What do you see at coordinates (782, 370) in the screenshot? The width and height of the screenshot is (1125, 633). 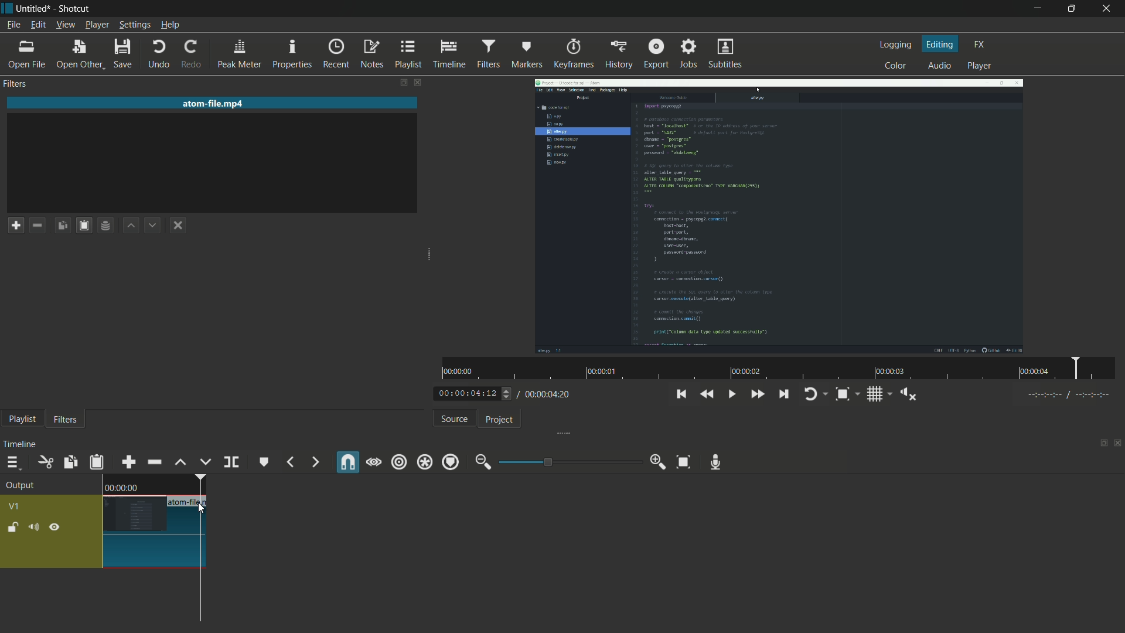 I see `time` at bounding box center [782, 370].